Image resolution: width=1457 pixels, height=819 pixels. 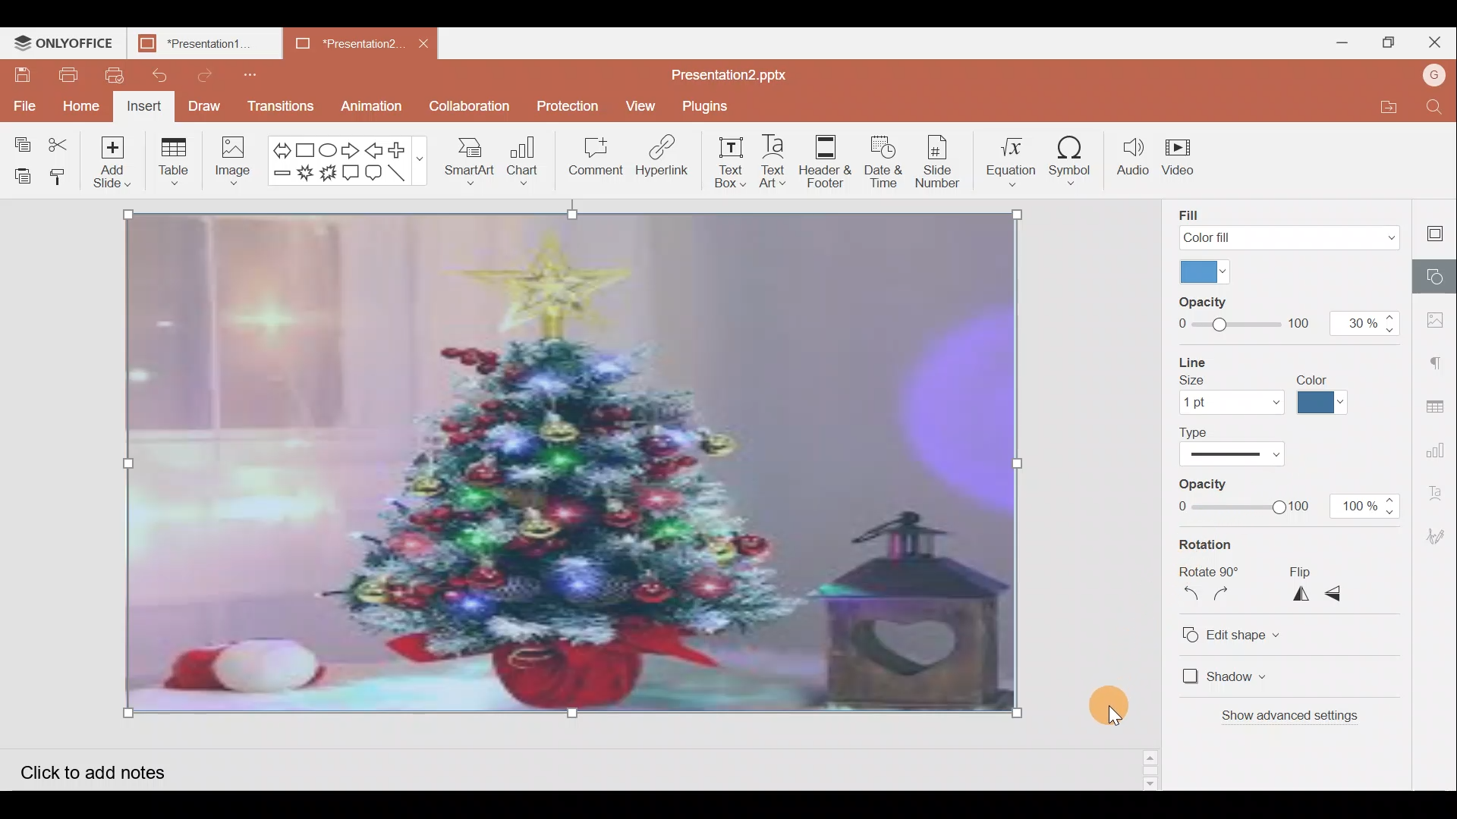 I want to click on SmartArt, so click(x=468, y=164).